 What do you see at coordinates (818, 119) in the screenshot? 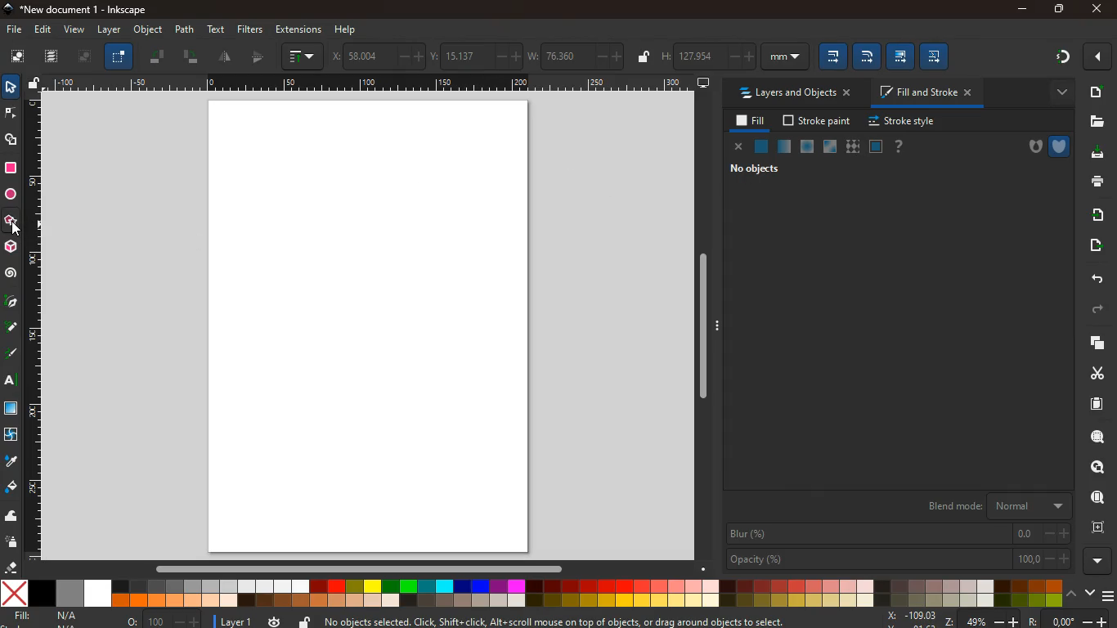
I see `stroke paint` at bounding box center [818, 119].